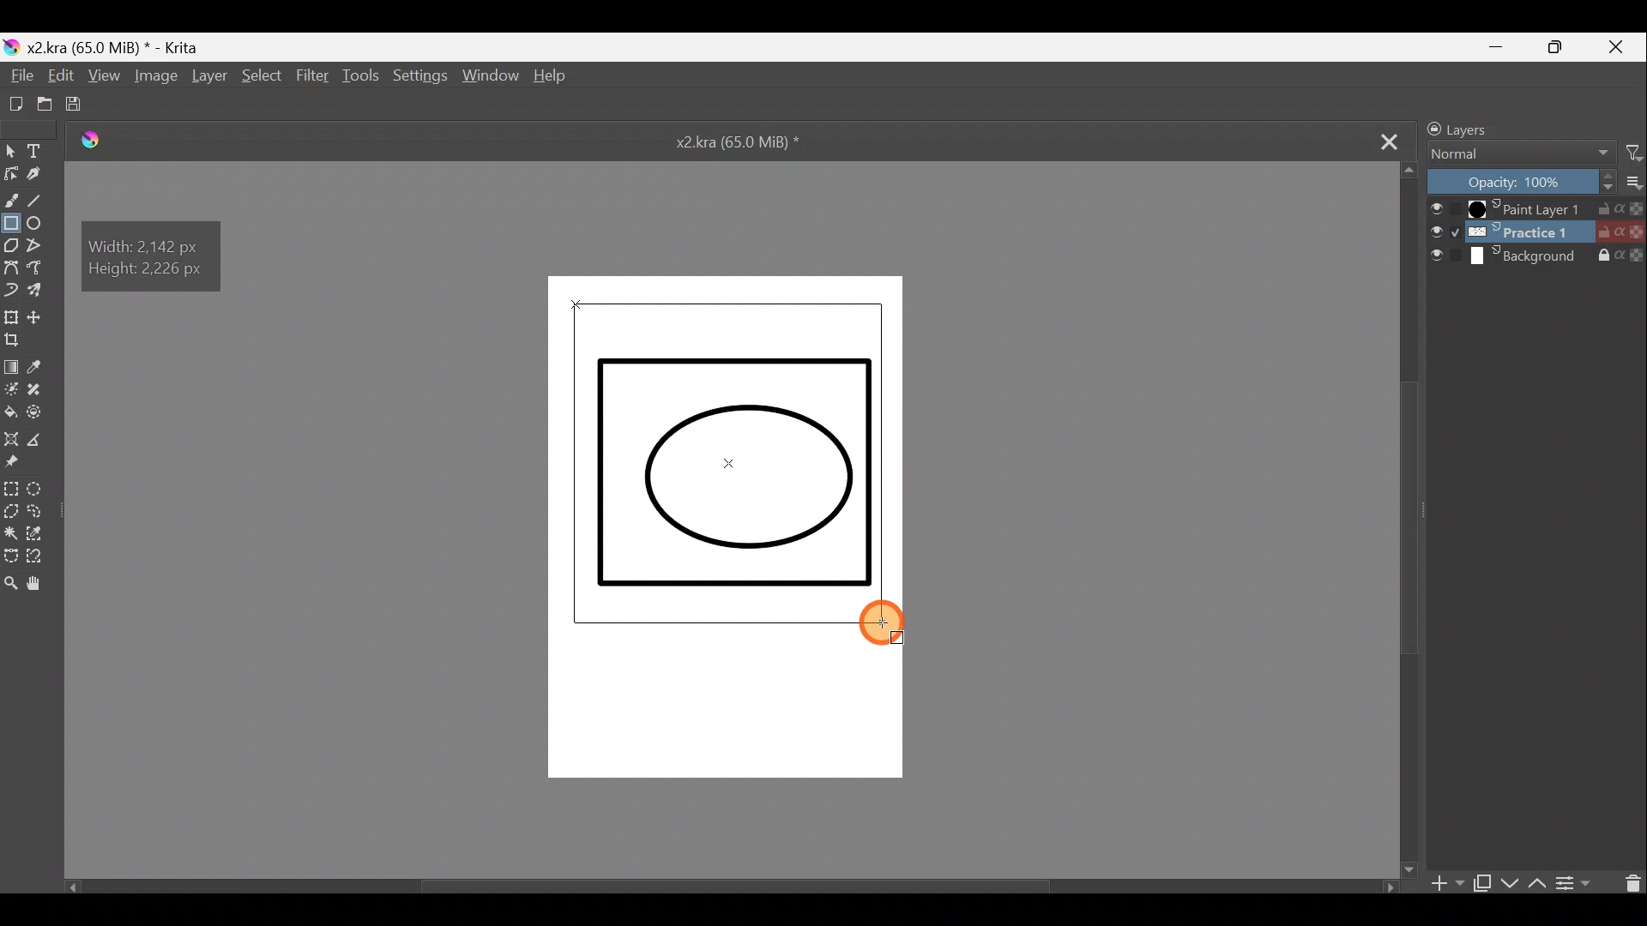 The height and width of the screenshot is (926, 1647). Describe the element at coordinates (56, 75) in the screenshot. I see `Edit` at that location.